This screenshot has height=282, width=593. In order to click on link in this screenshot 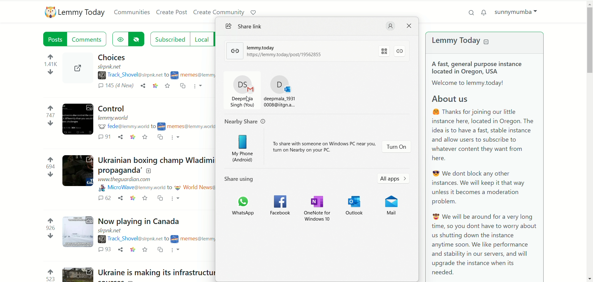, I will do `click(157, 87)`.